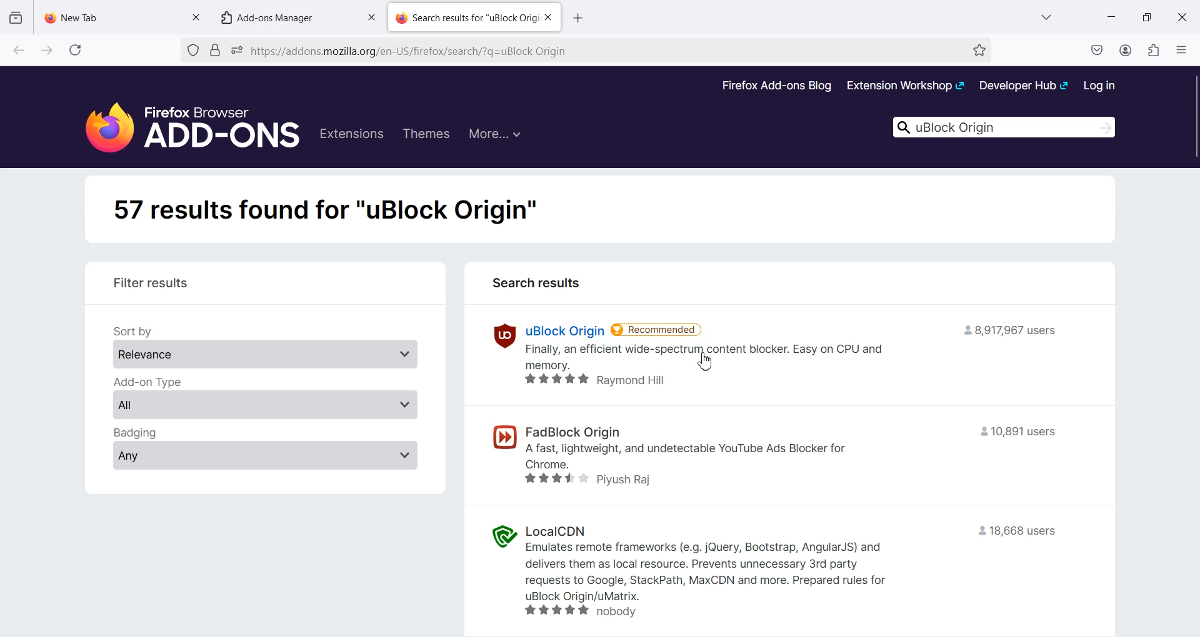 This screenshot has height=637, width=1200. What do you see at coordinates (712, 571) in the screenshot?
I see `Emulates remote frameworks (e.g. jQuery, Bootstrap, AngularJS) and delivers them as local resource. Prevents unnecessary 3rd party requests to Google, StackPath, MaxCDN and more. Prepared rules for uBlock Origin/uMatrix.` at bounding box center [712, 571].